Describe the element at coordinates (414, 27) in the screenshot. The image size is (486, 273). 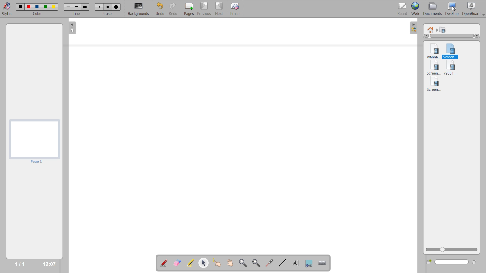
I see `collapse` at that location.